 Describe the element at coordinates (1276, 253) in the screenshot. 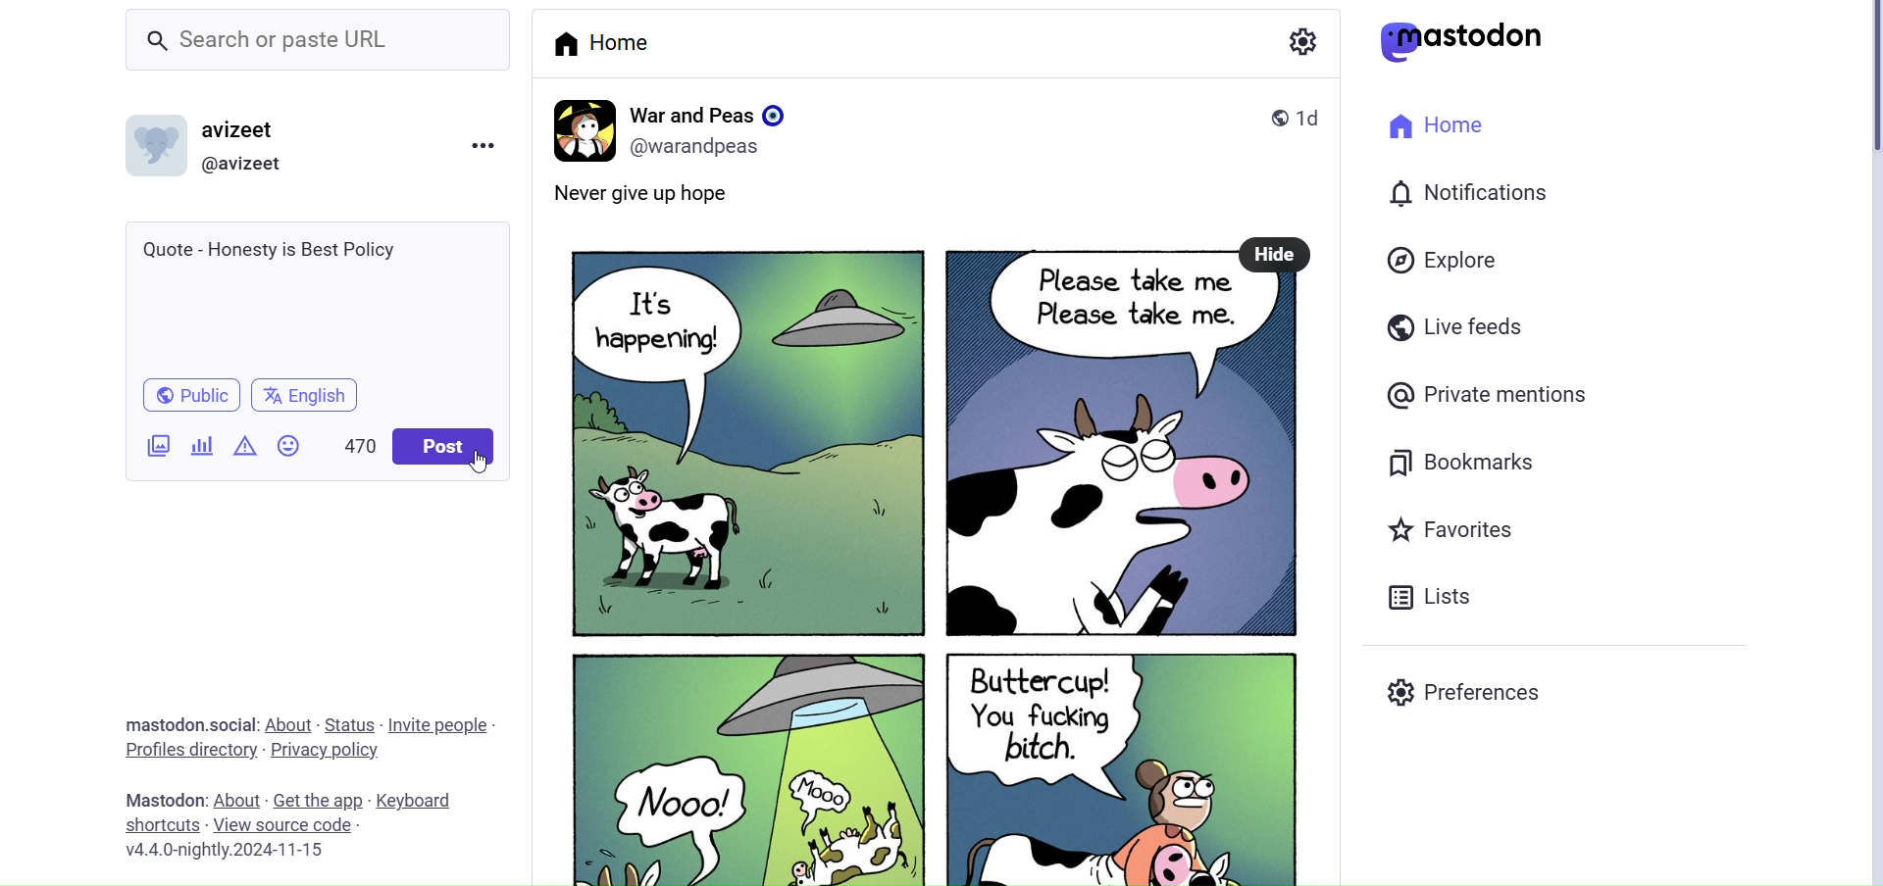

I see `Hide` at that location.